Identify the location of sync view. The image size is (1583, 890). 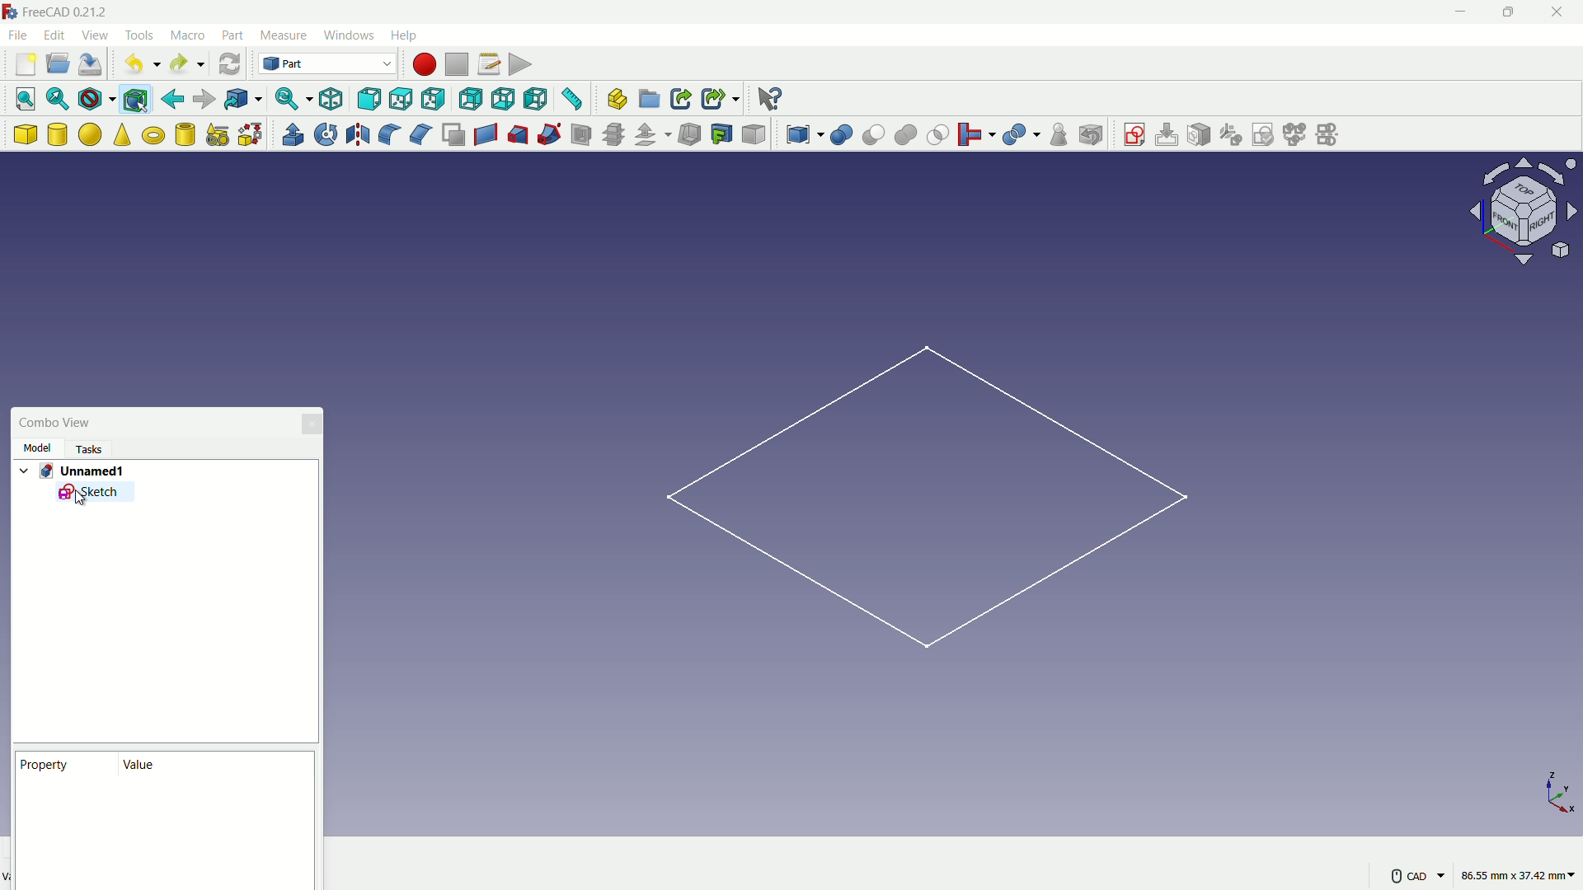
(292, 97).